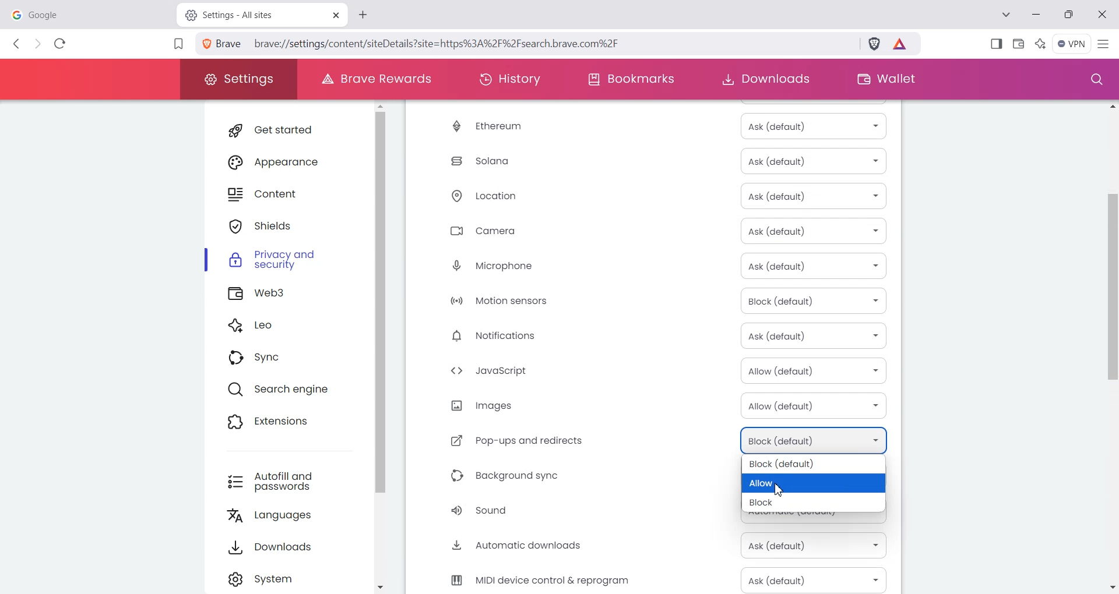  What do you see at coordinates (224, 44) in the screenshot?
I see `View site information` at bounding box center [224, 44].